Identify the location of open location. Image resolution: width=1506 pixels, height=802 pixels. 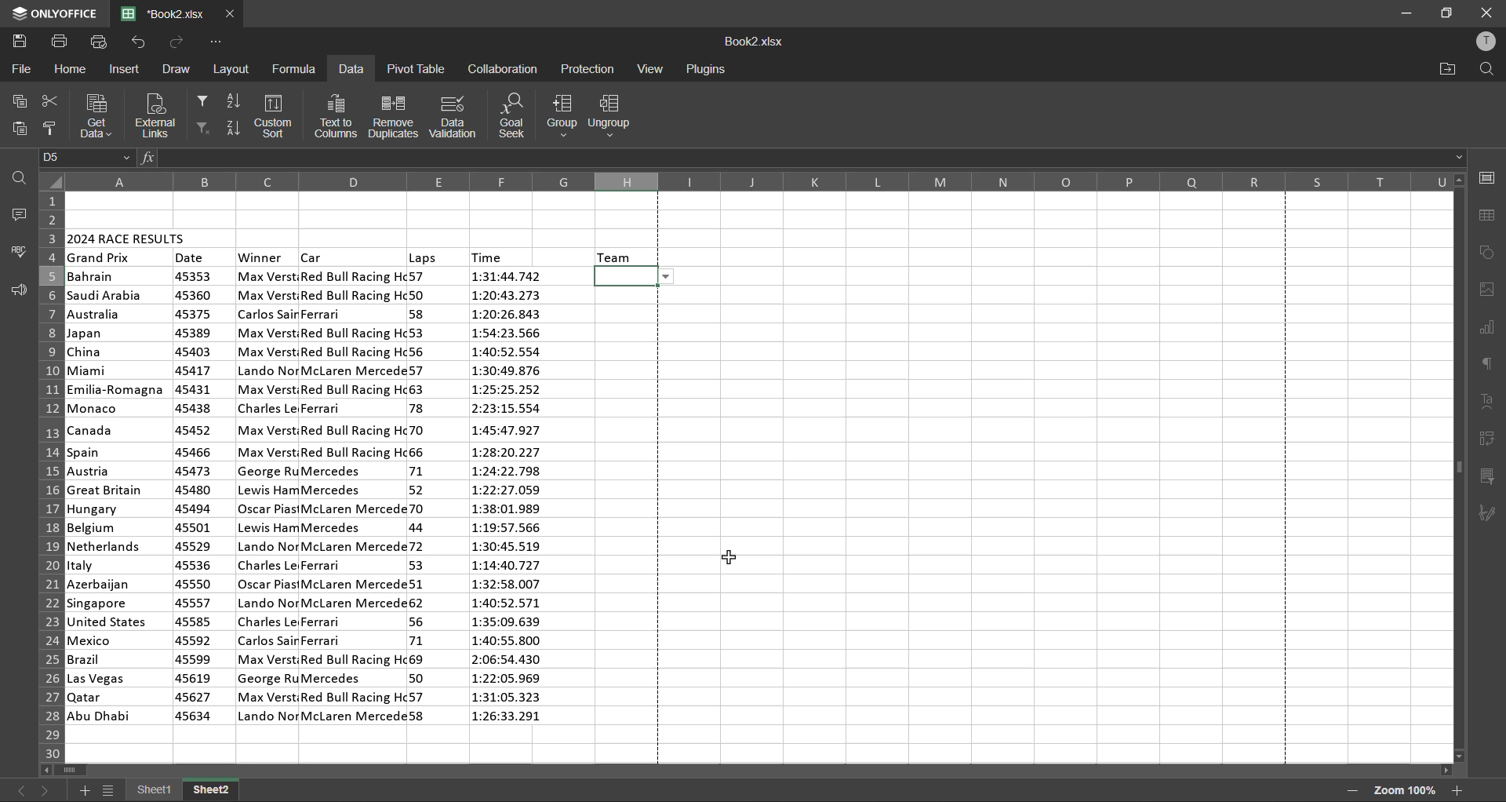
(1448, 69).